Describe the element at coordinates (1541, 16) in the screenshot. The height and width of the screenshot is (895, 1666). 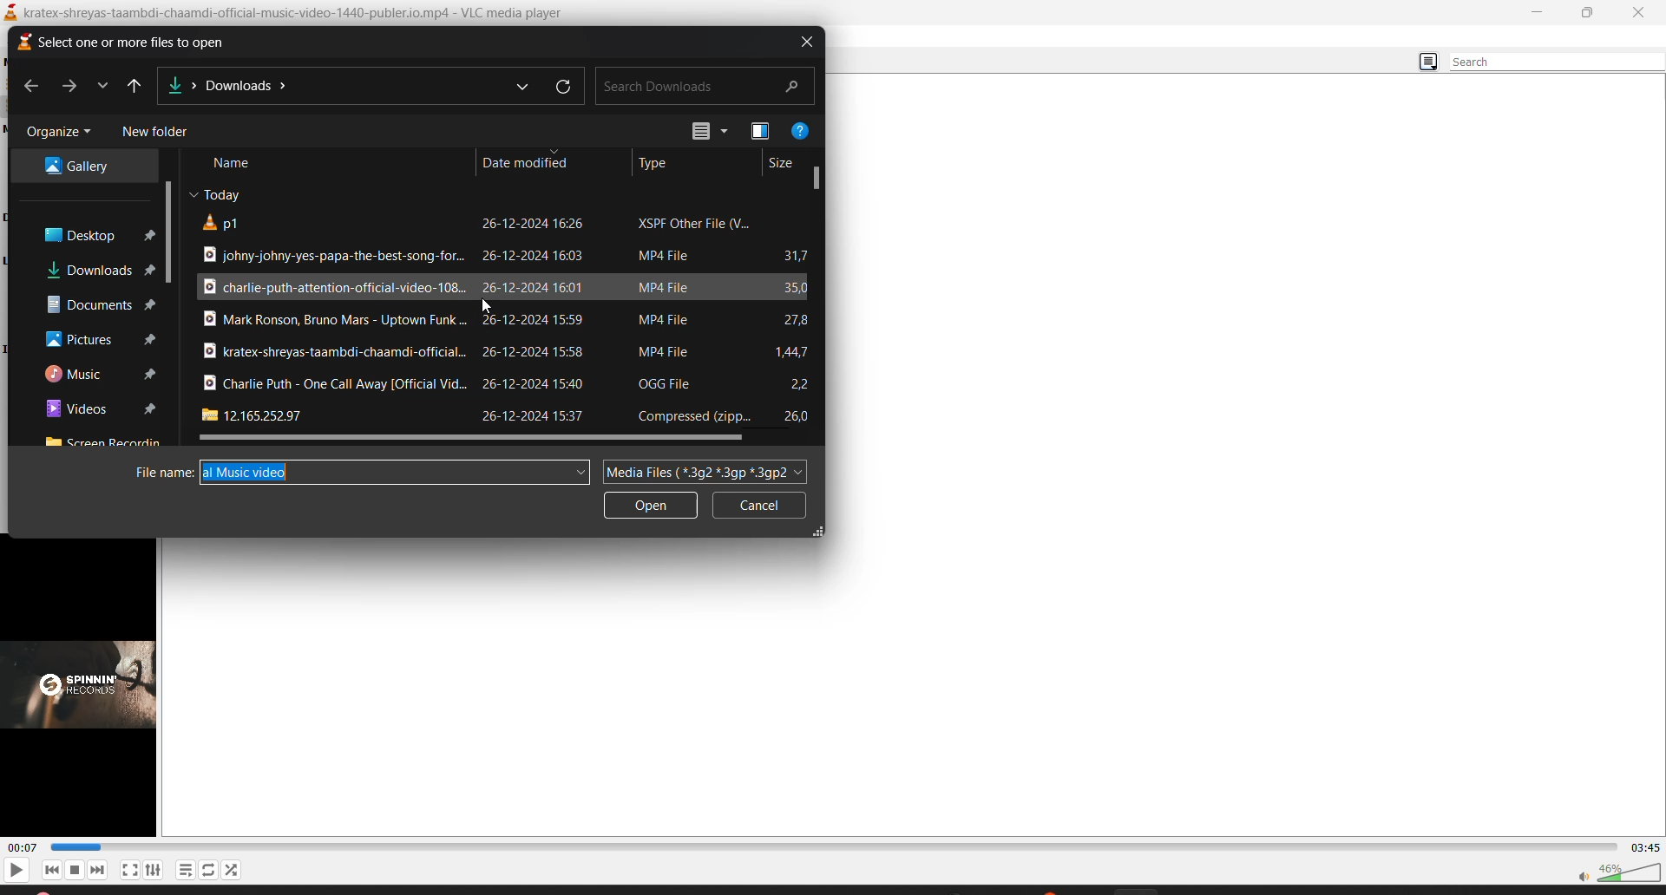
I see `minimize` at that location.